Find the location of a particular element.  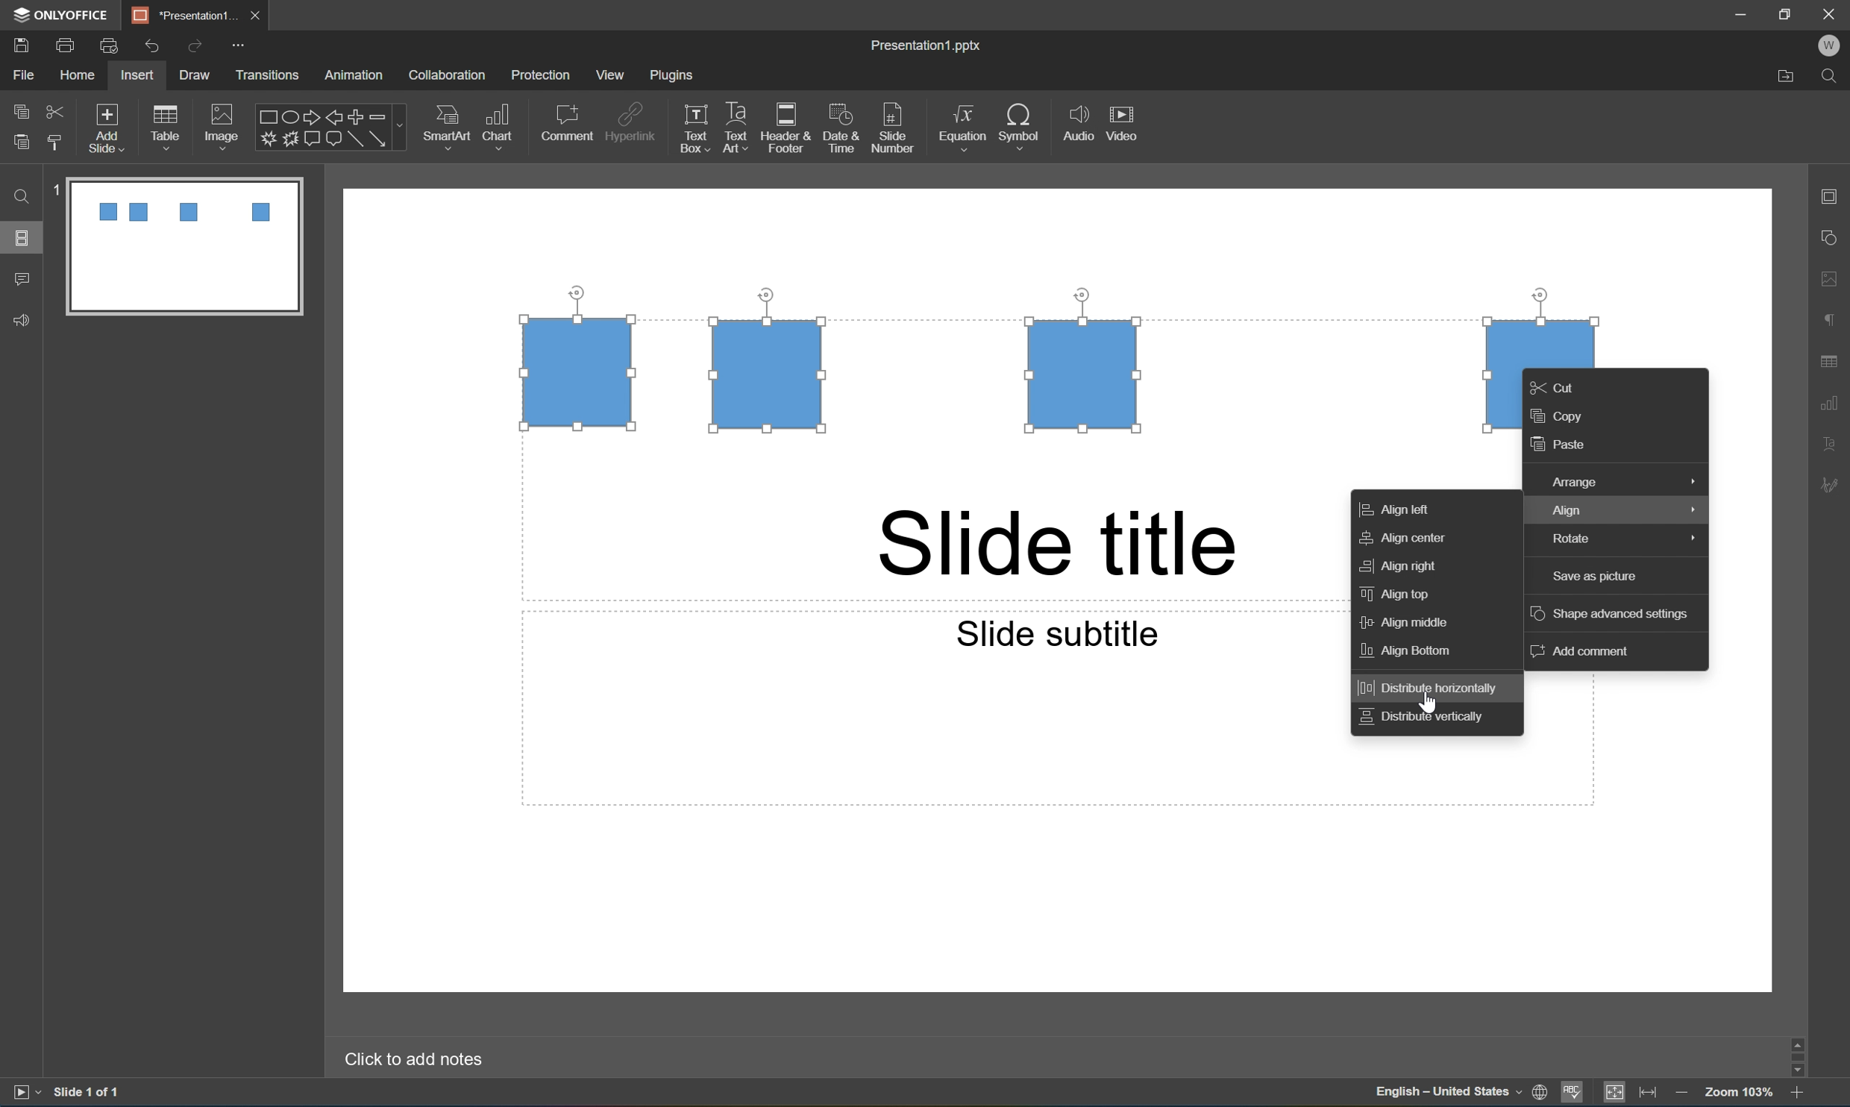

view is located at coordinates (607, 75).